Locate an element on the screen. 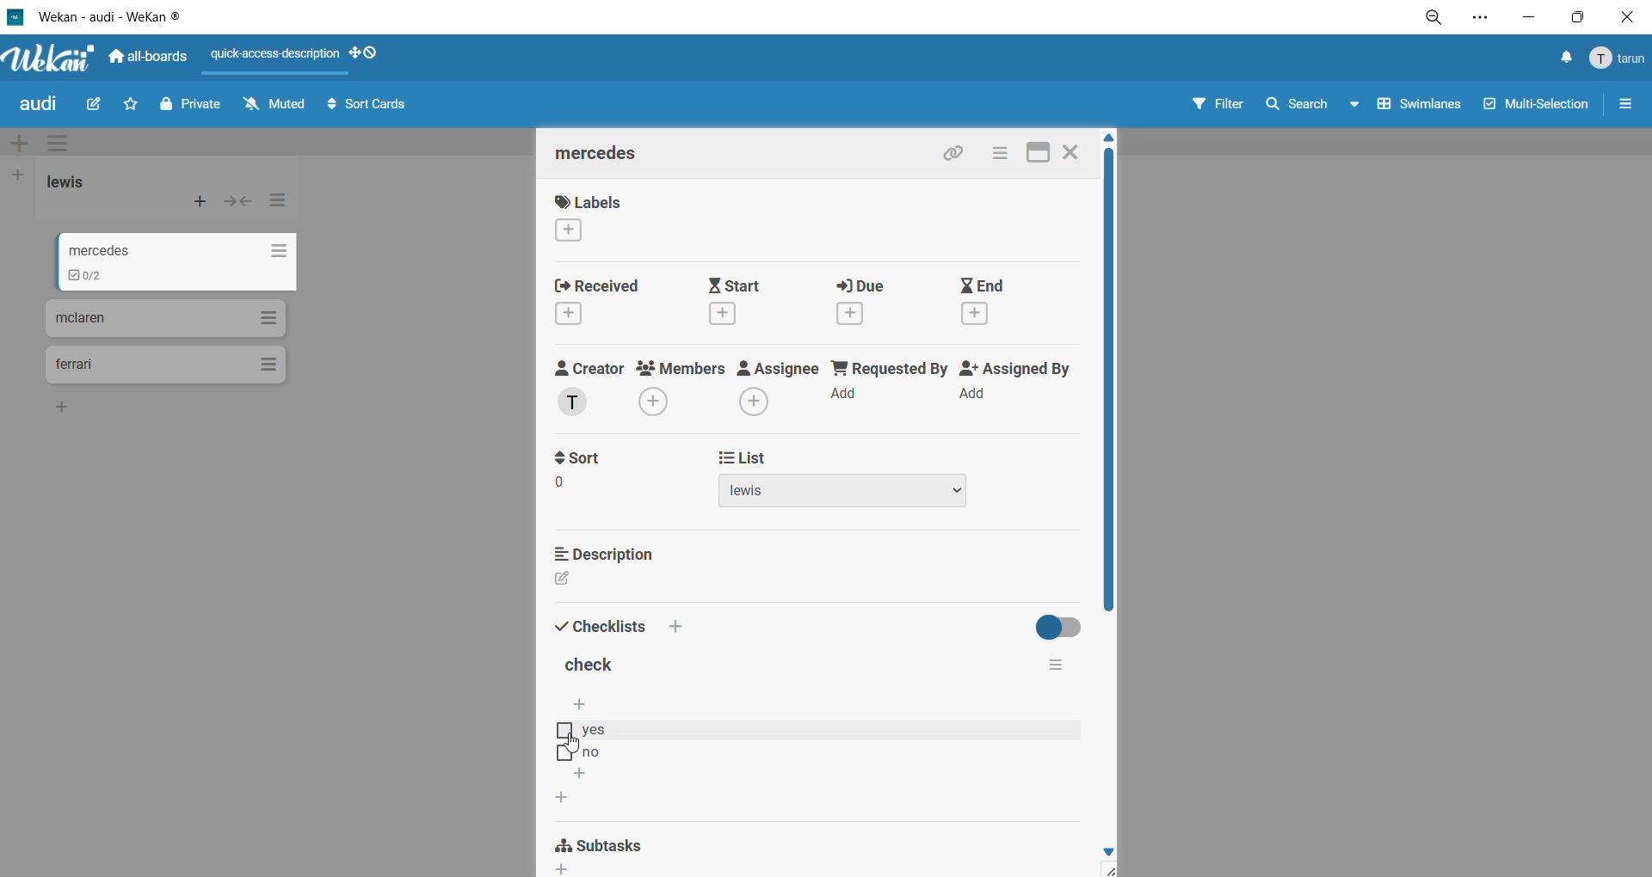  add checklist is located at coordinates (562, 797).